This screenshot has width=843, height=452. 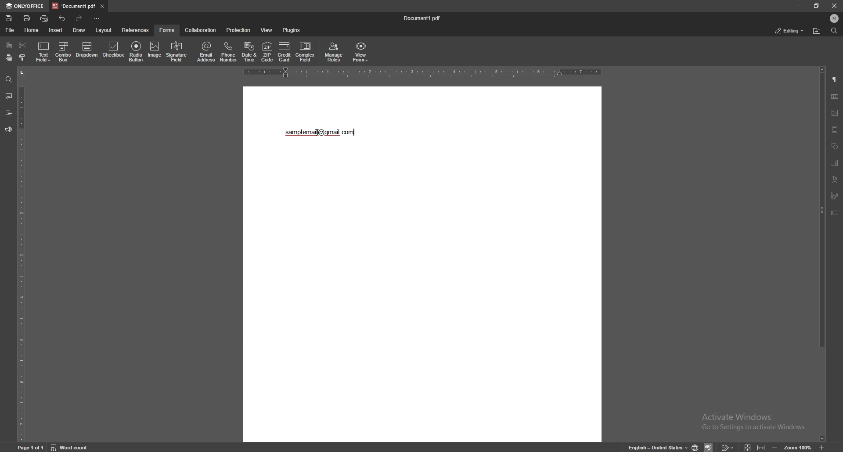 What do you see at coordinates (9, 18) in the screenshot?
I see `save` at bounding box center [9, 18].